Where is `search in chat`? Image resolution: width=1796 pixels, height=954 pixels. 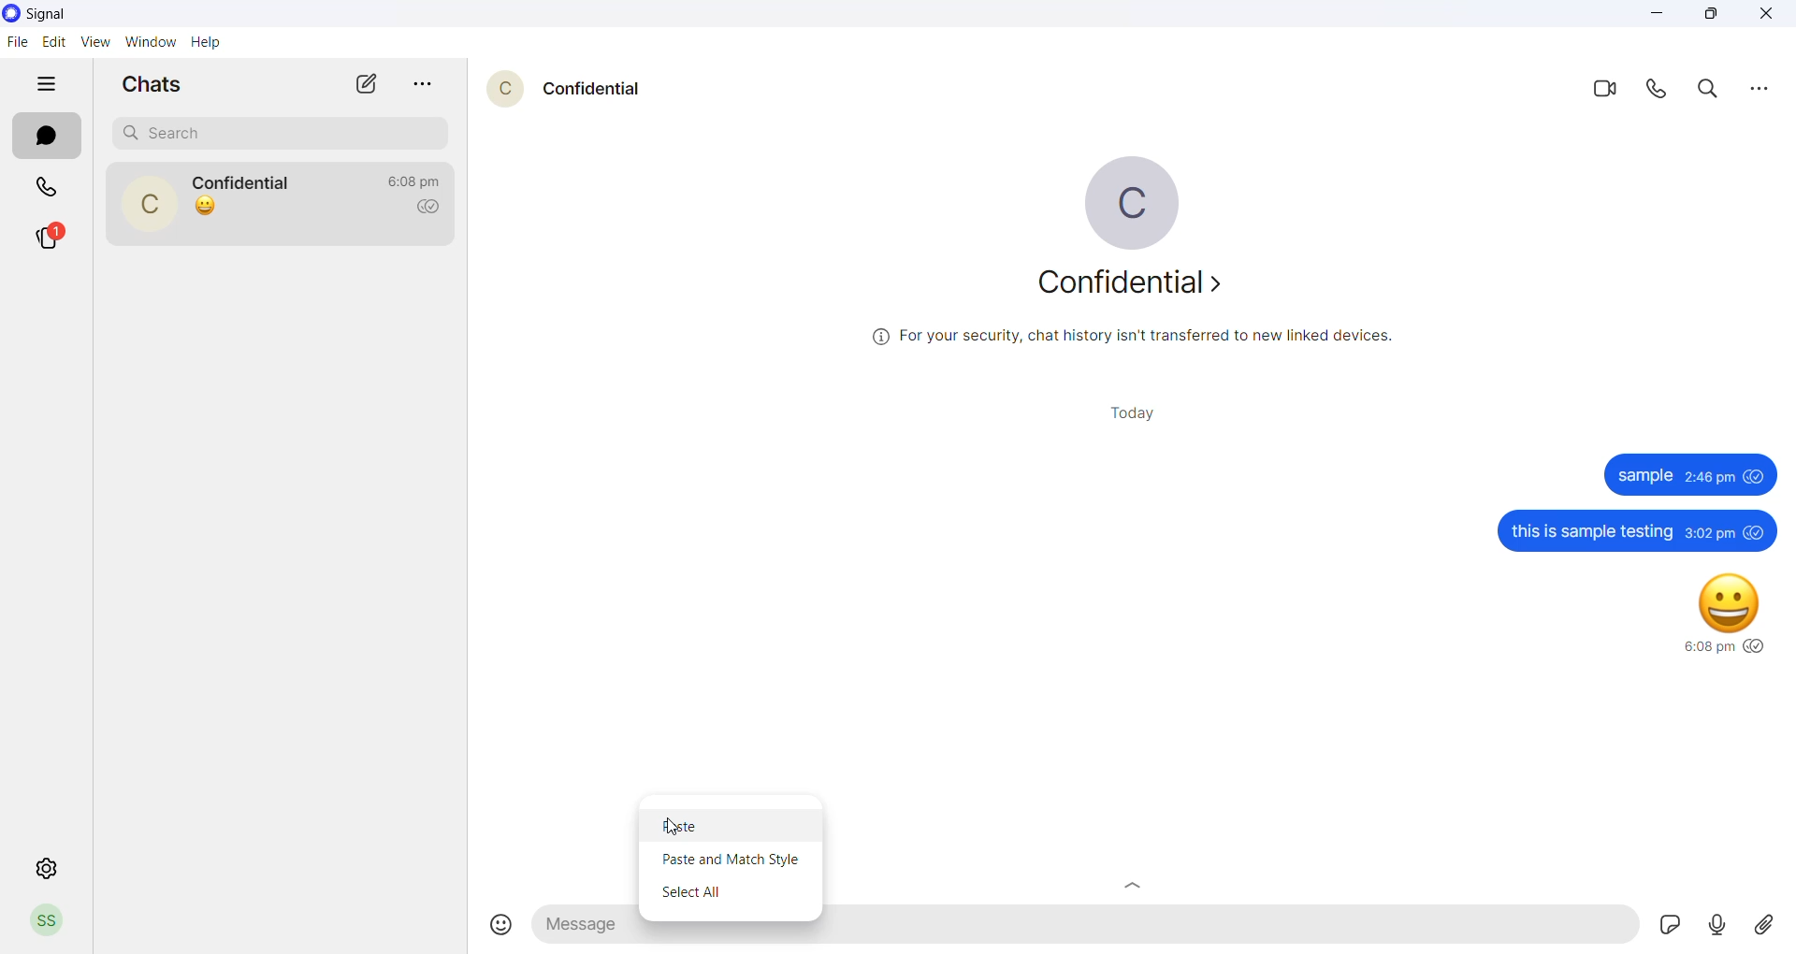
search in chat is located at coordinates (1713, 92).